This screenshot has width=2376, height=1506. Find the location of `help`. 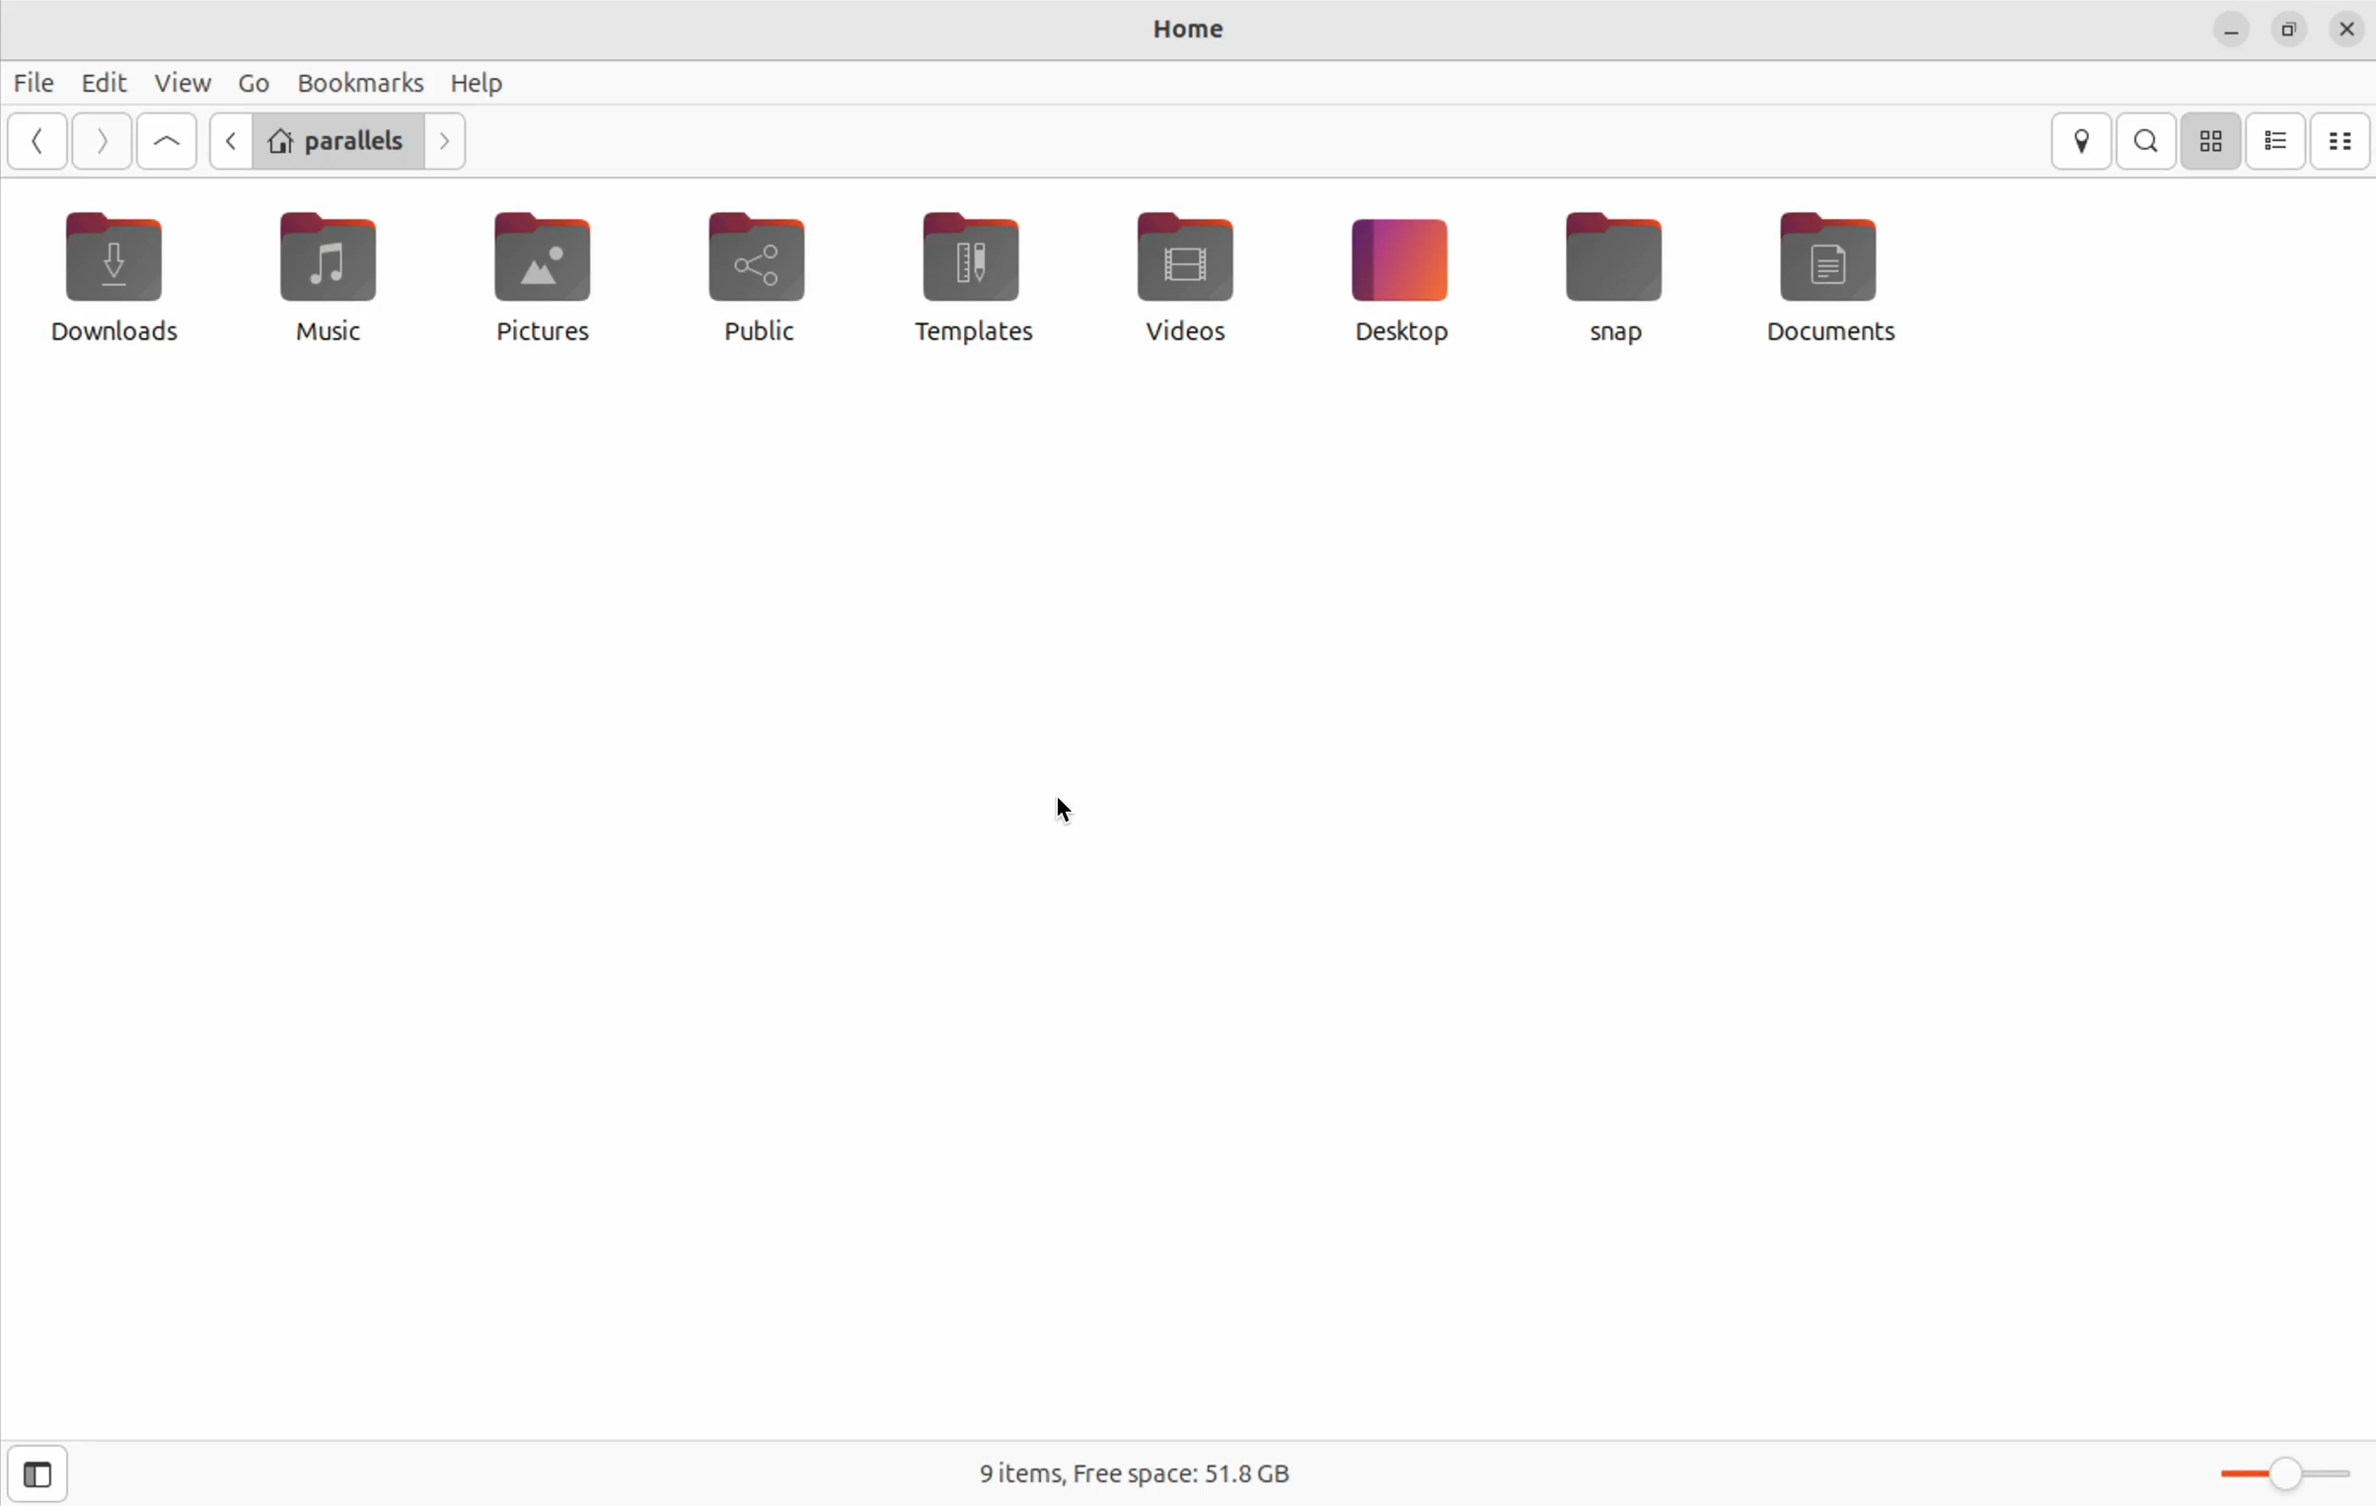

help is located at coordinates (482, 84).